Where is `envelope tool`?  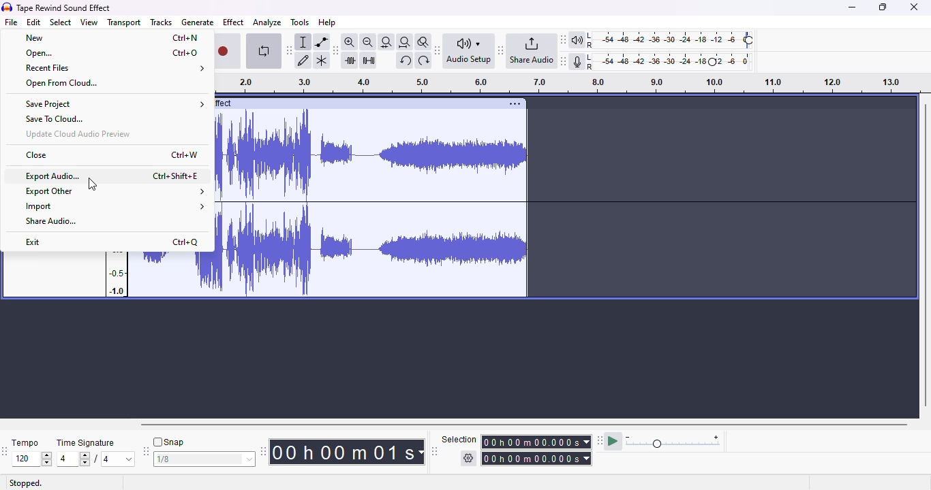 envelope tool is located at coordinates (322, 42).